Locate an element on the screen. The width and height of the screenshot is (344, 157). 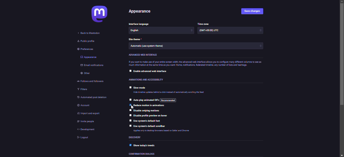
follows and followers is located at coordinates (94, 81).